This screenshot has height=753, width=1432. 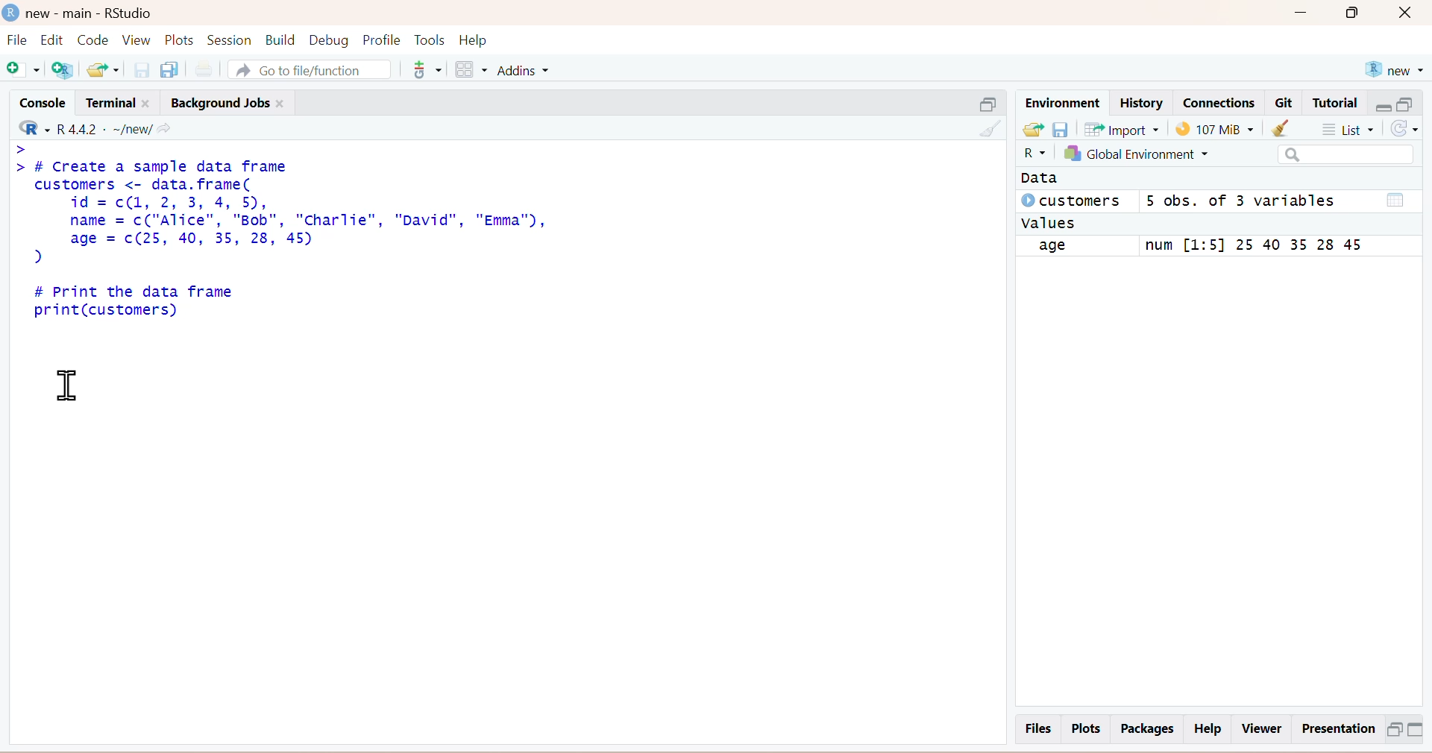 What do you see at coordinates (1215, 128) in the screenshot?
I see `107 MB` at bounding box center [1215, 128].